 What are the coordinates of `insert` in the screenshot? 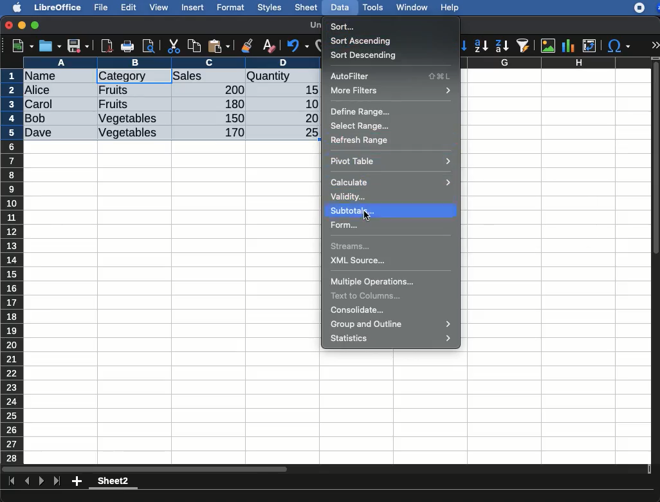 It's located at (193, 7).